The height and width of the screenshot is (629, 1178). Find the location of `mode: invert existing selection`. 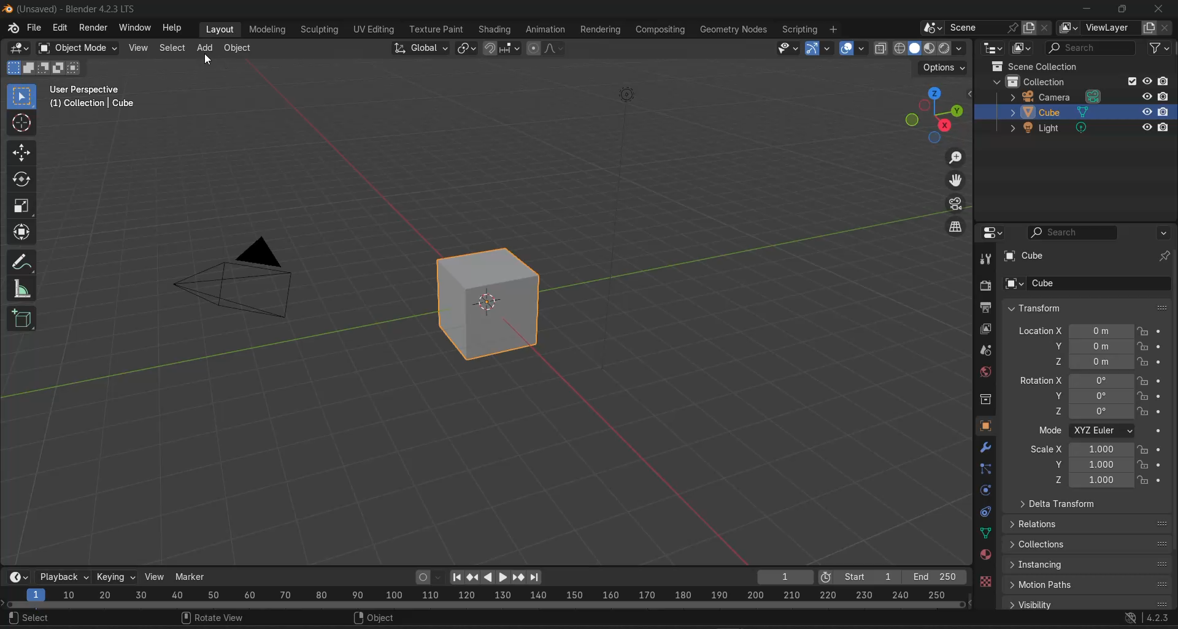

mode: invert existing selection is located at coordinates (60, 67).